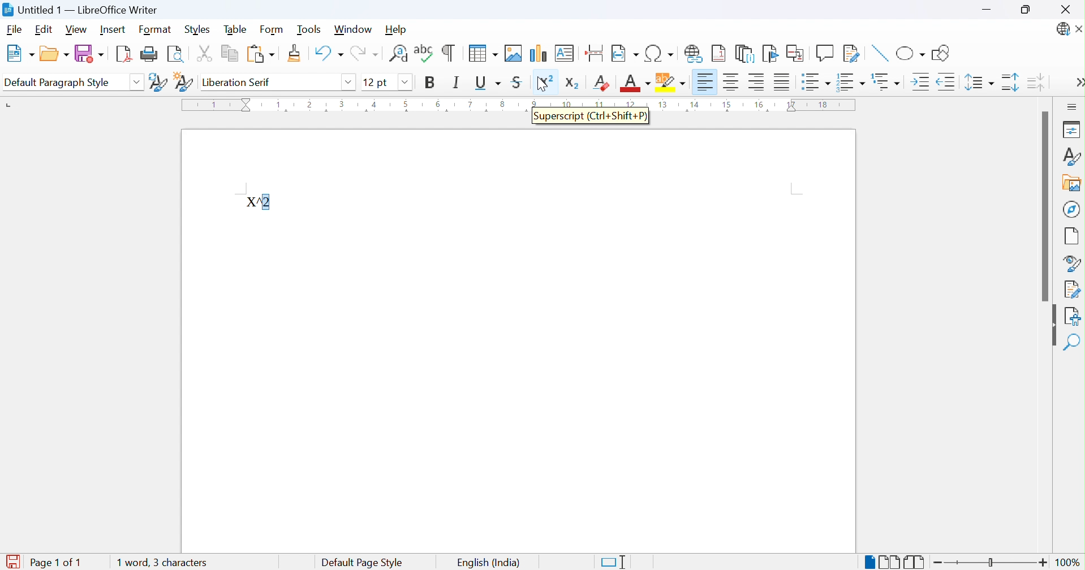 The width and height of the screenshot is (1085, 570). I want to click on Subscript, so click(574, 85).